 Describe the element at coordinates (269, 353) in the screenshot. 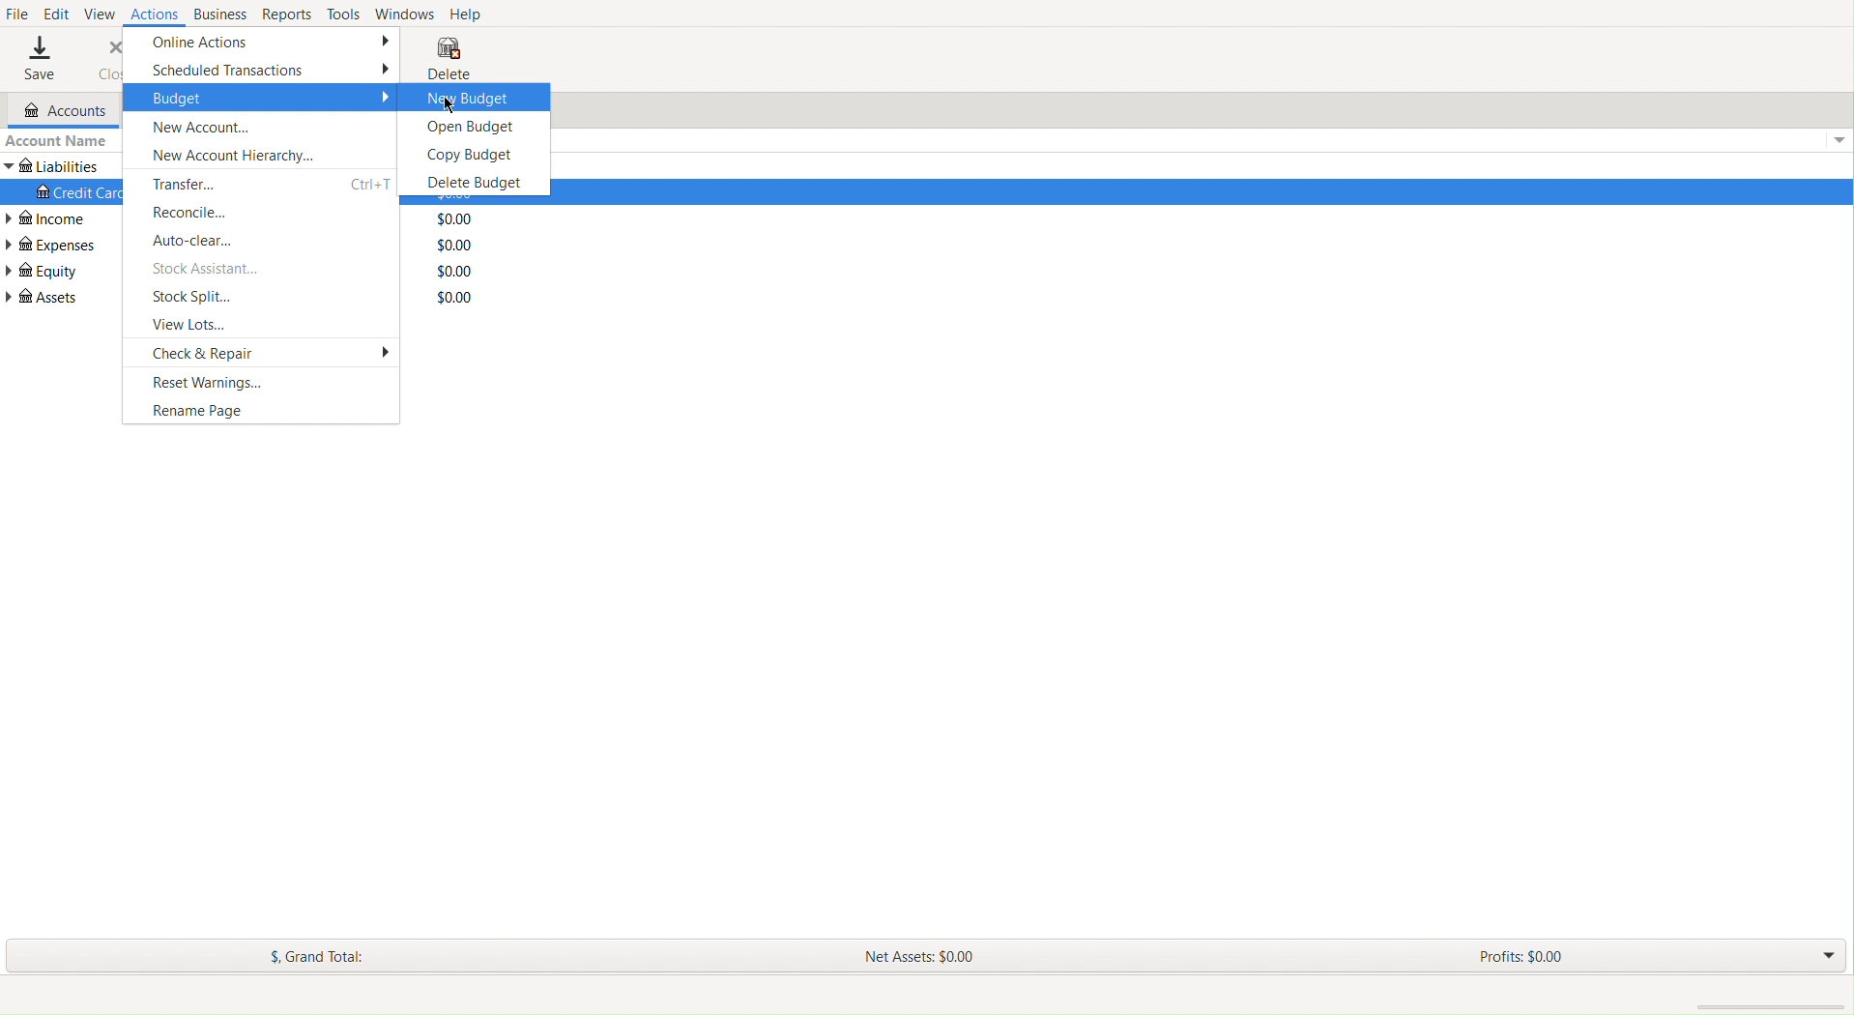

I see `Check and Repair` at that location.